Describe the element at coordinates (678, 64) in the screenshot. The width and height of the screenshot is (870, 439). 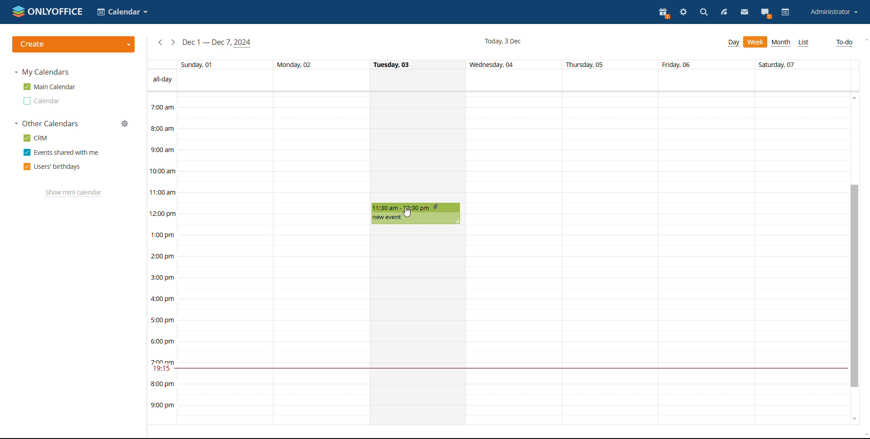
I see `Friday, 06` at that location.